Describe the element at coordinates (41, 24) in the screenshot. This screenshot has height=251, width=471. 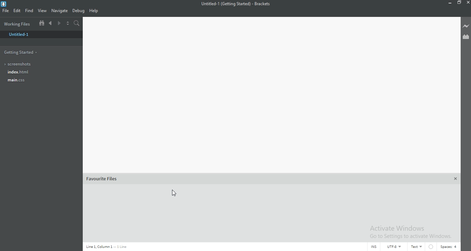
I see `Show file tree` at that location.